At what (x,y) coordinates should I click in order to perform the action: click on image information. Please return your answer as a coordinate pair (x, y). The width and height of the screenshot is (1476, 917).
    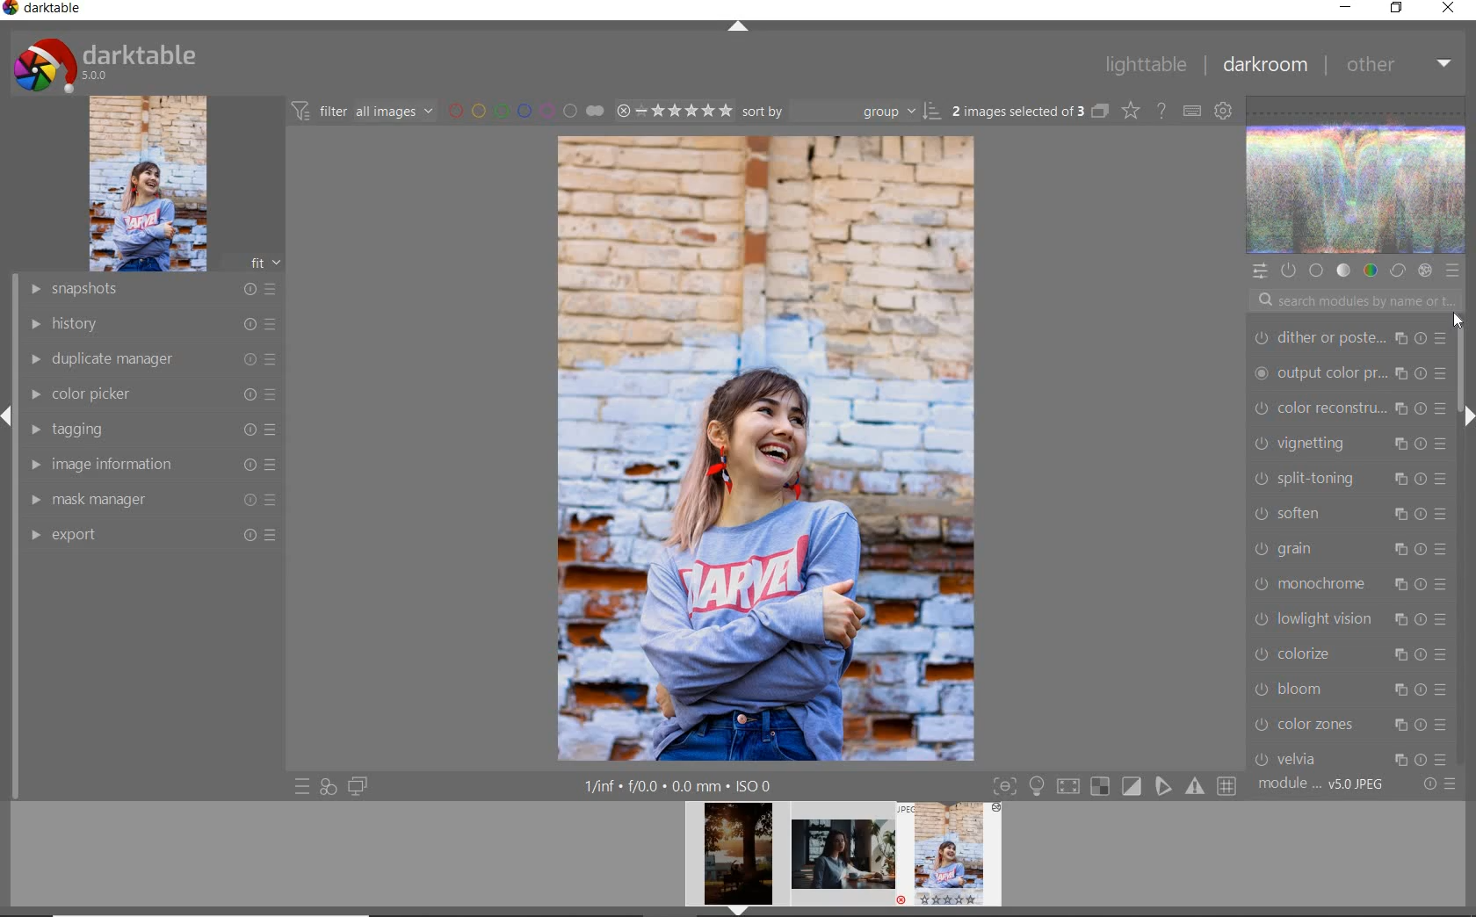
    Looking at the image, I should click on (152, 463).